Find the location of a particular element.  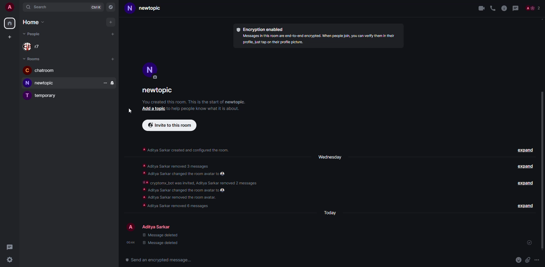

voice is located at coordinates (492, 8).